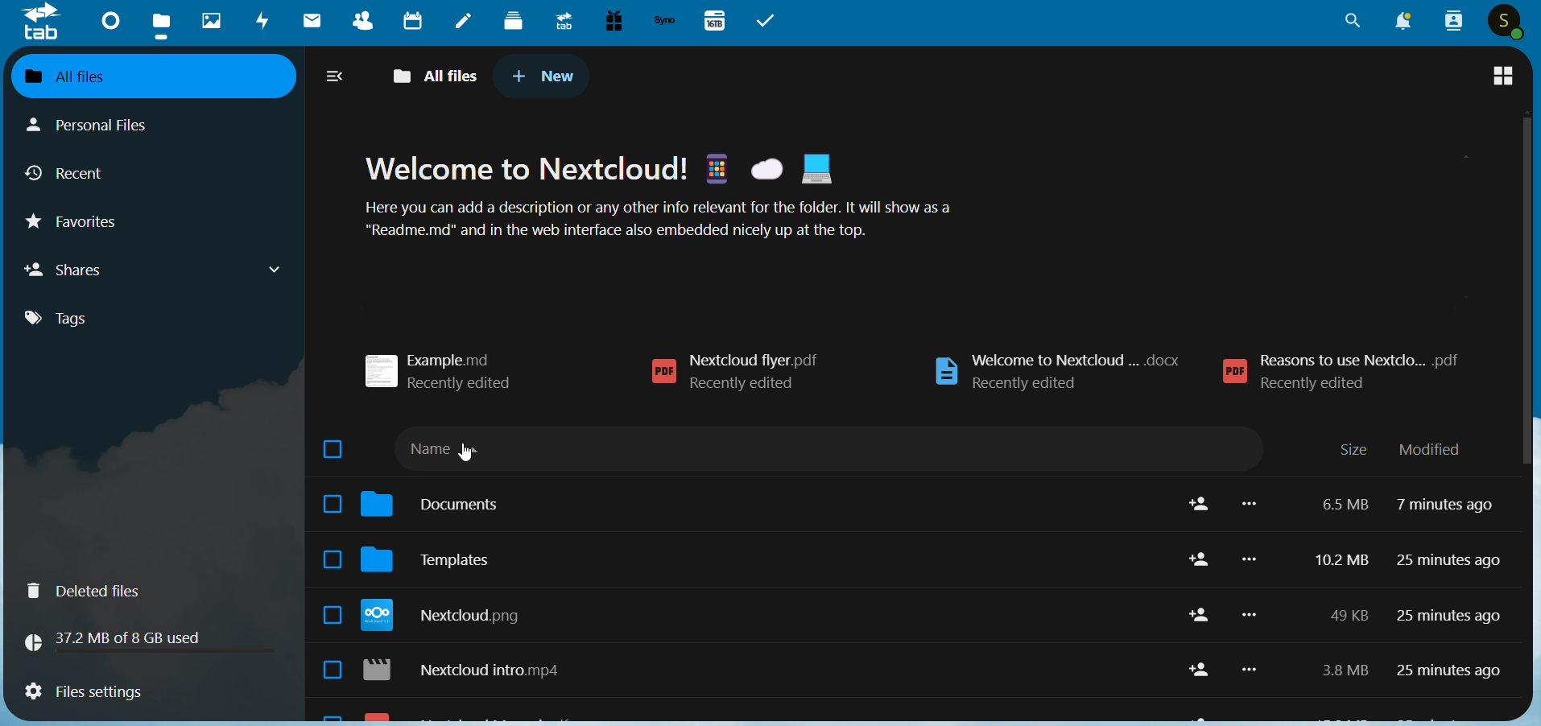 The height and width of the screenshot is (726, 1541). Describe the element at coordinates (146, 637) in the screenshot. I see `37.2 B of 8 GB used` at that location.